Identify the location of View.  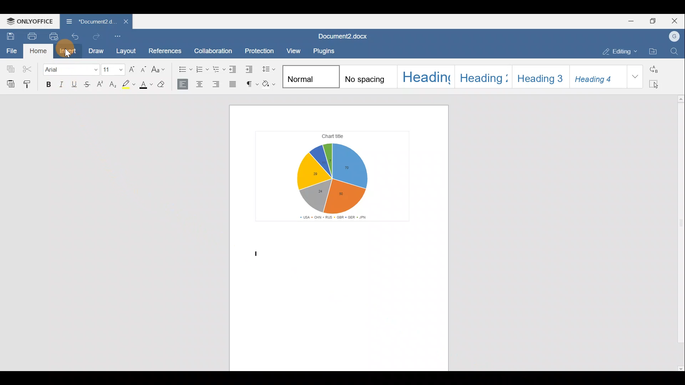
(291, 51).